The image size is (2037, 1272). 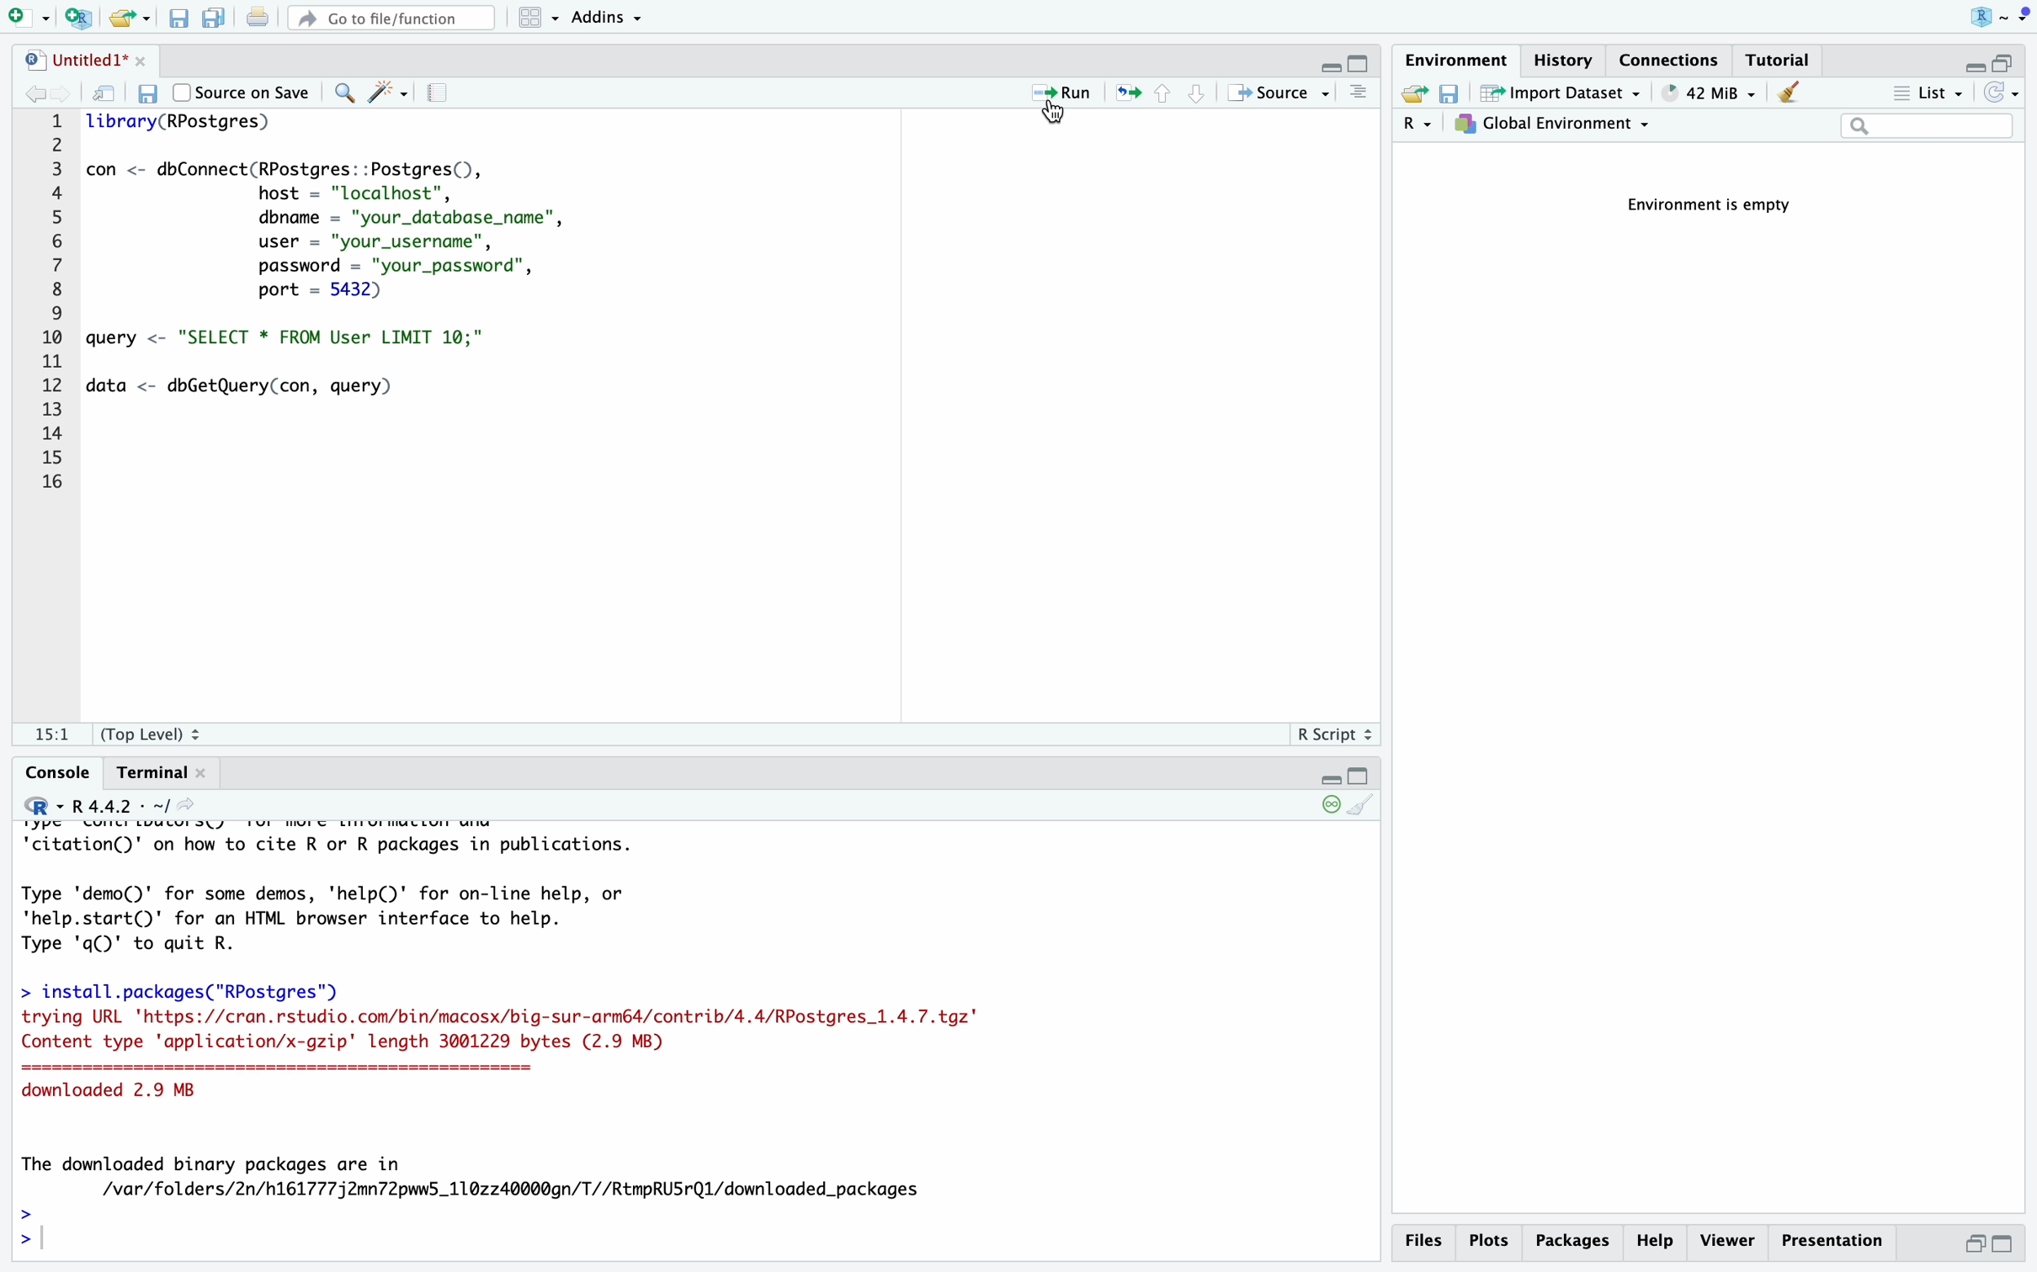 I want to click on create a project, so click(x=76, y=16).